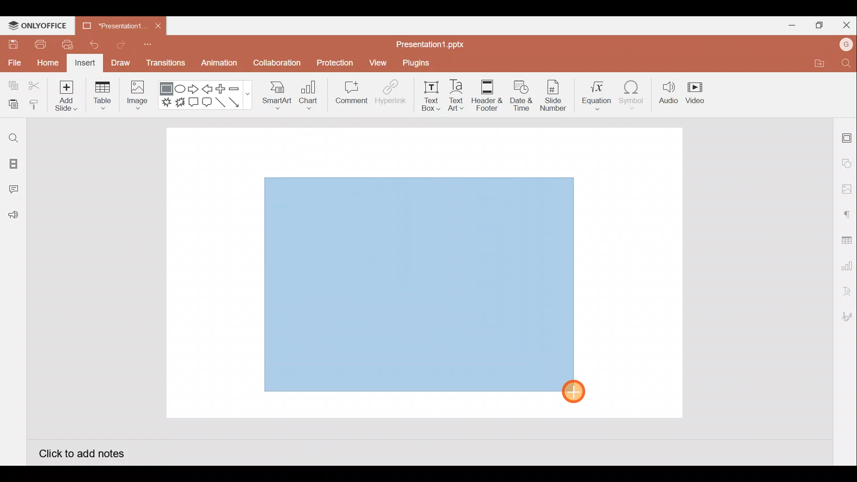 This screenshot has height=482, width=857. What do you see at coordinates (111, 25) in the screenshot?
I see `Presentation1.` at bounding box center [111, 25].